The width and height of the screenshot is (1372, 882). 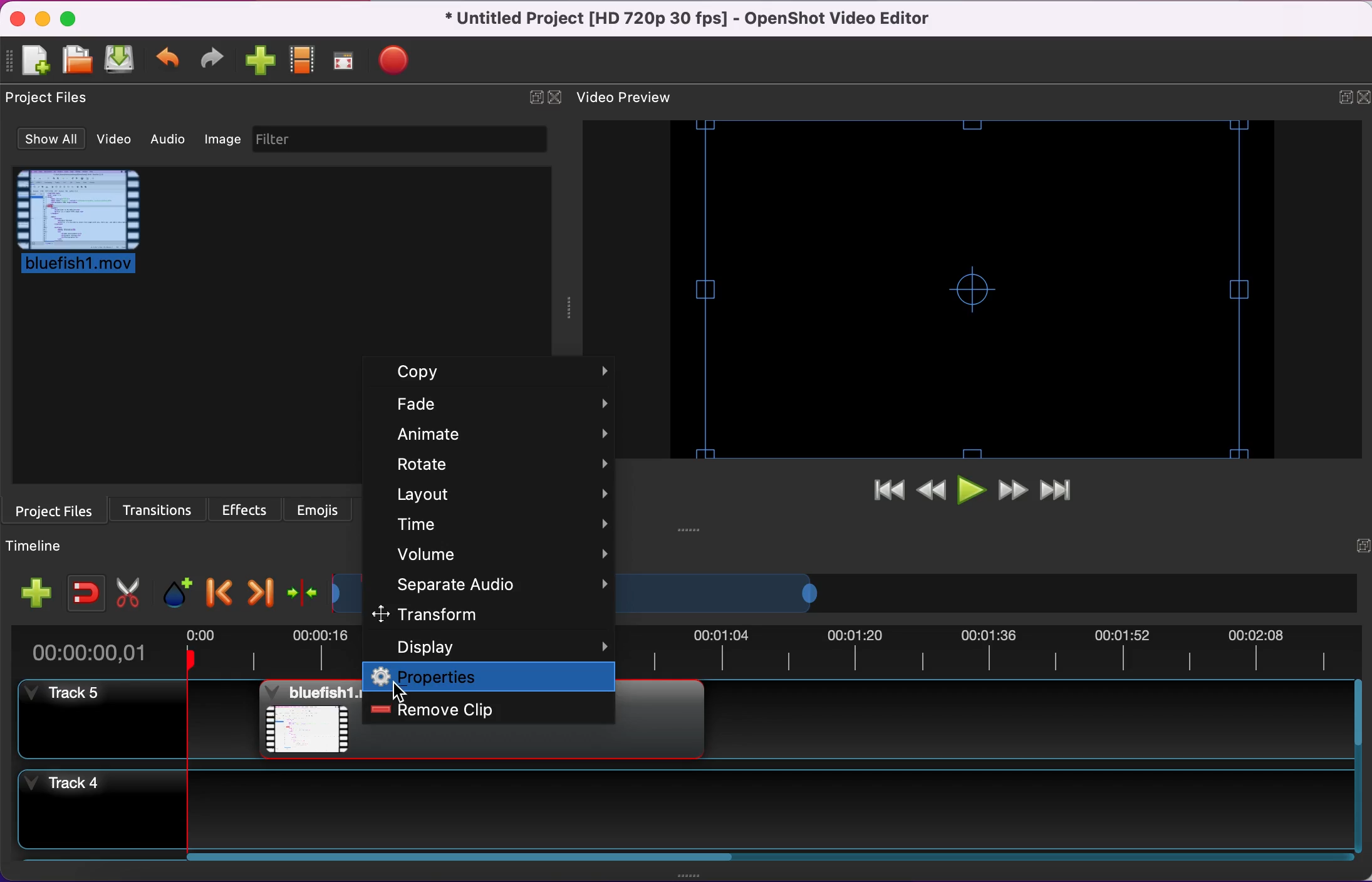 I want to click on properties, so click(x=491, y=677).